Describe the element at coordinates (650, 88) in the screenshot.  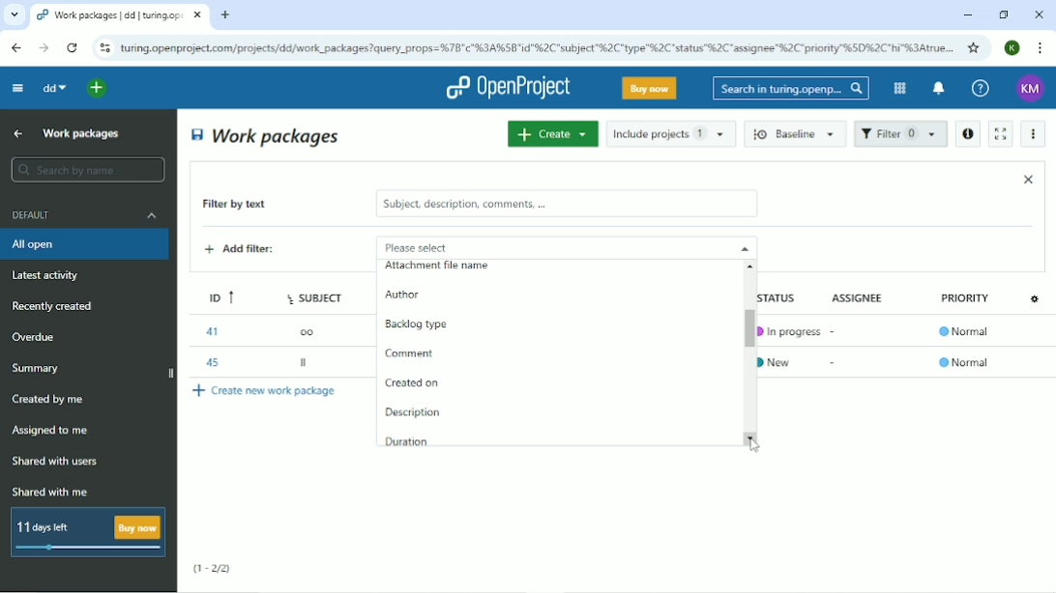
I see `Buy now` at that location.